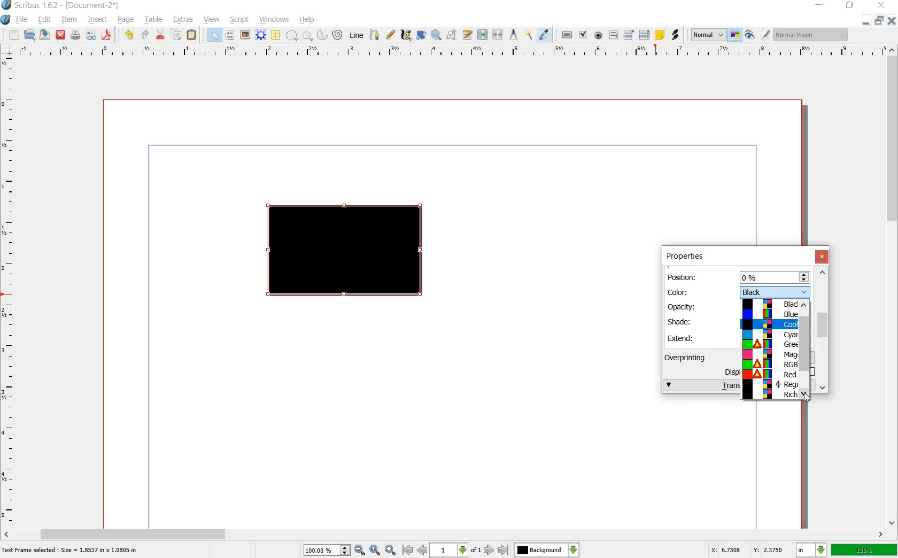 This screenshot has width=898, height=558. Describe the element at coordinates (629, 34) in the screenshot. I see `pdf combo box` at that location.